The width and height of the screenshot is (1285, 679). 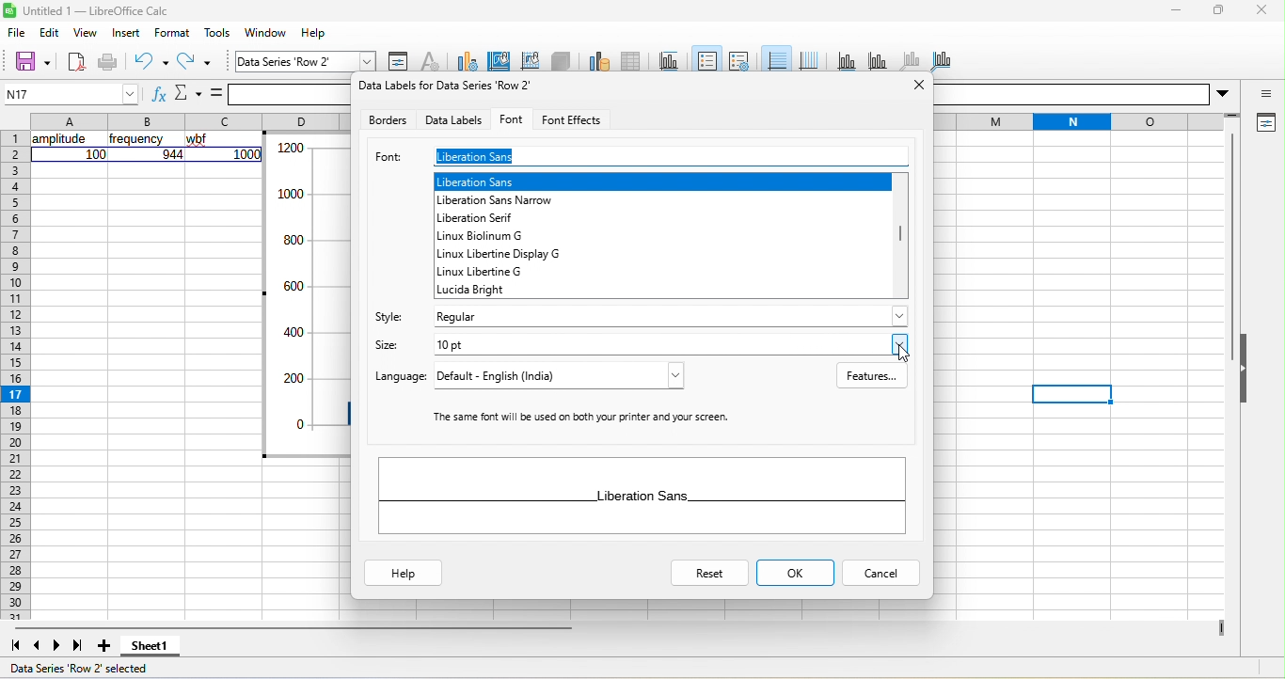 I want to click on x axis, so click(x=849, y=58).